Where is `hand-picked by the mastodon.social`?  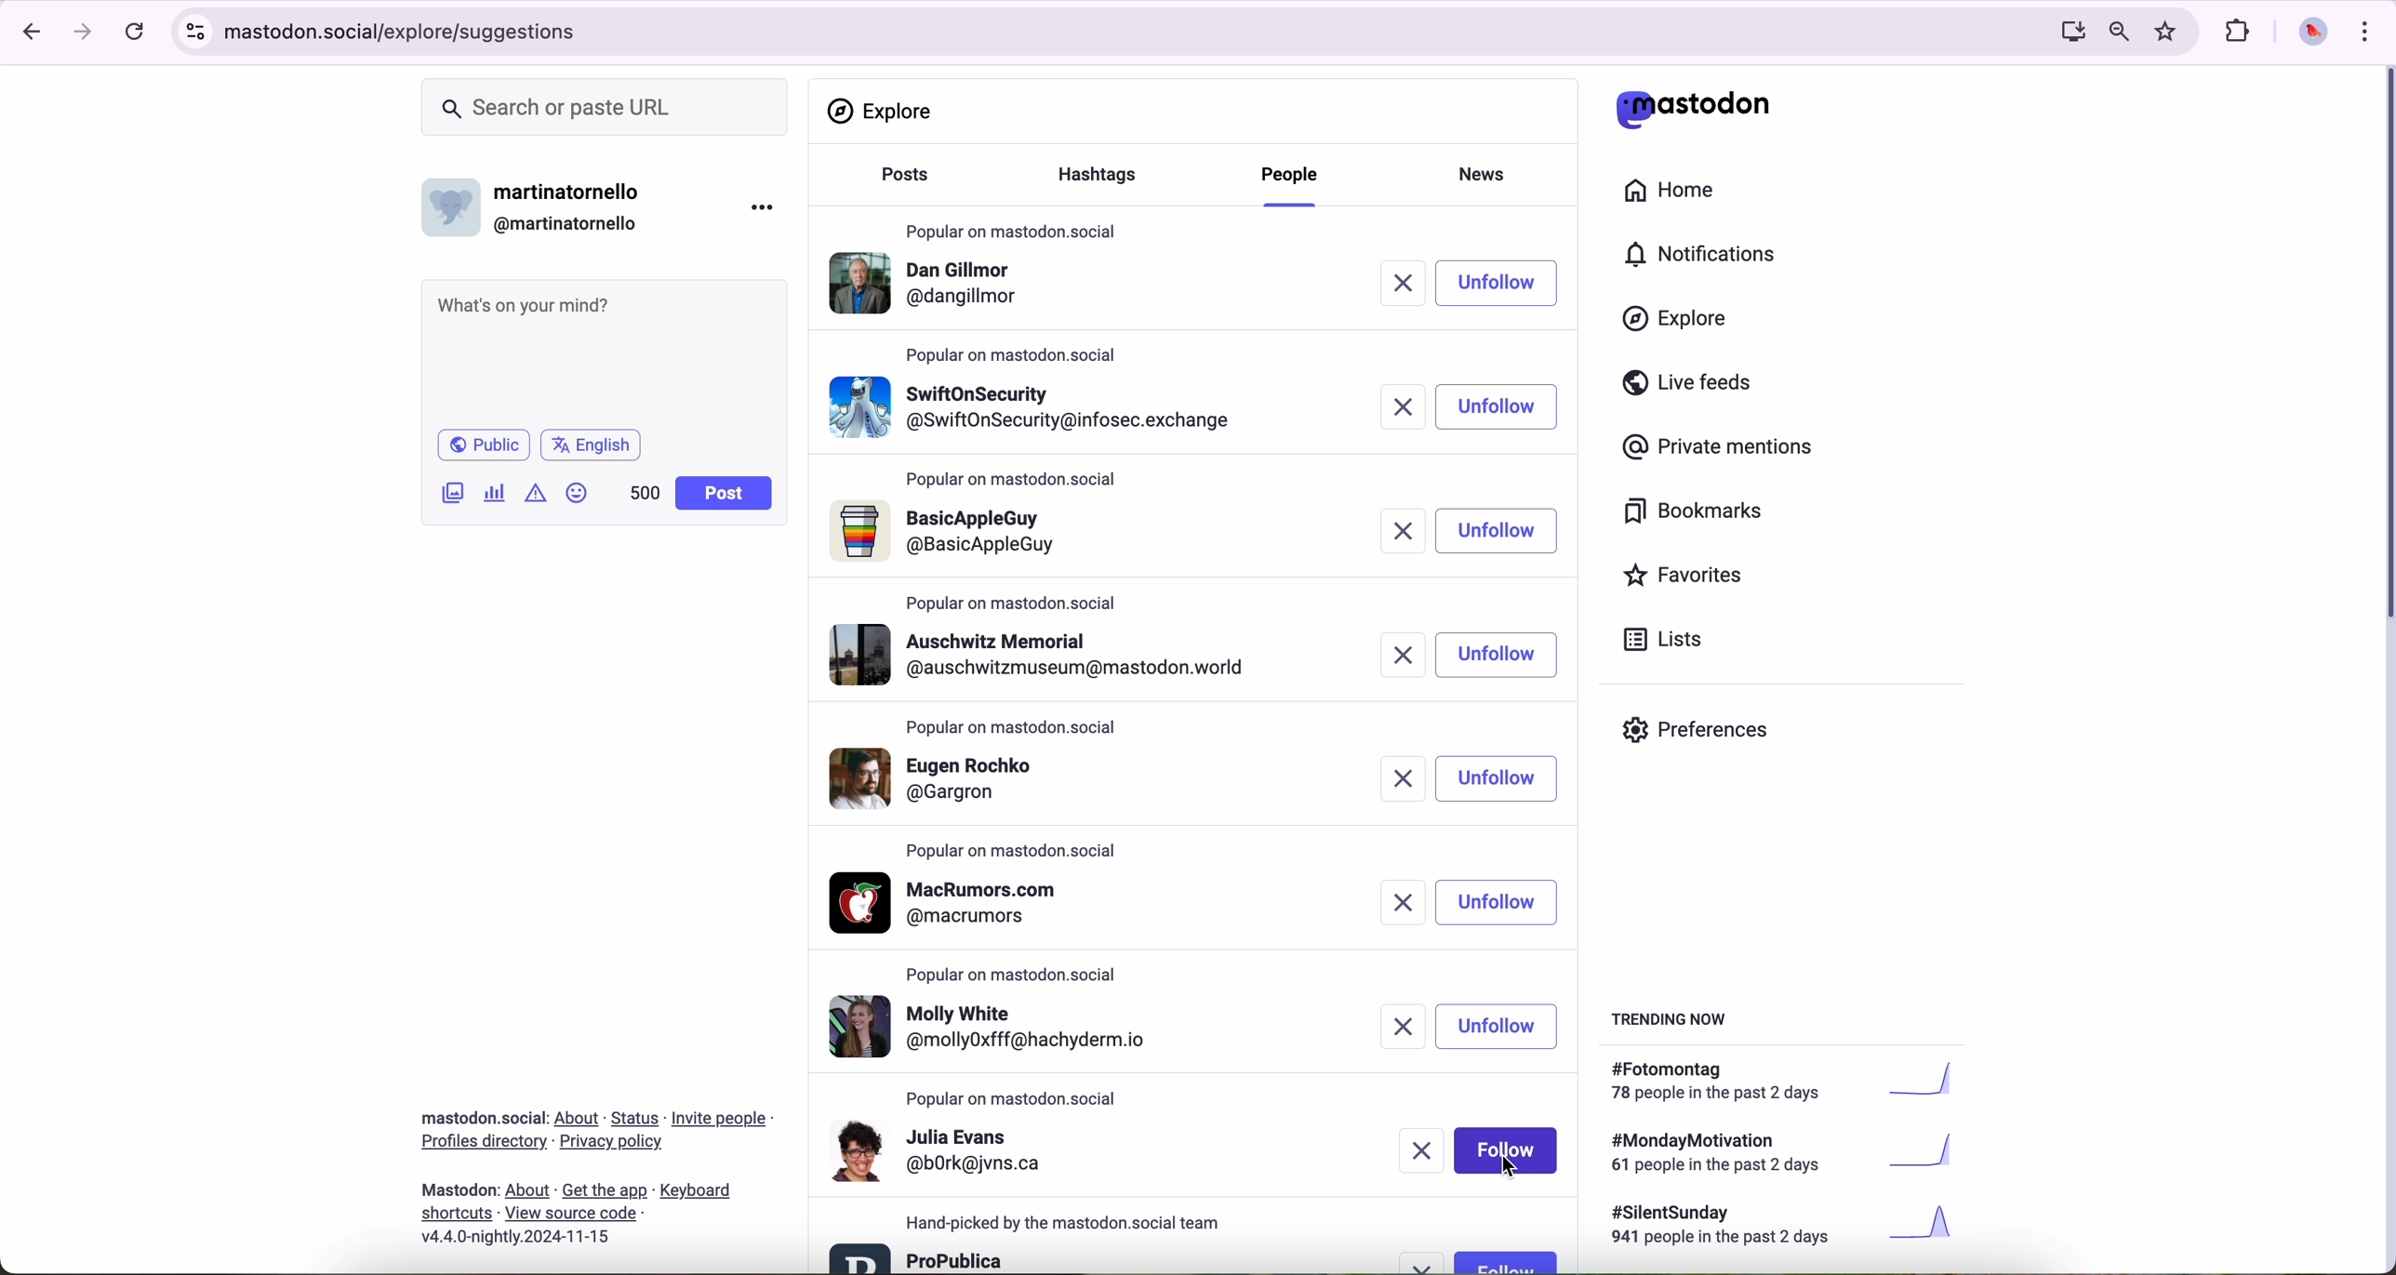
hand-picked by the mastodon.social is located at coordinates (1075, 1223).